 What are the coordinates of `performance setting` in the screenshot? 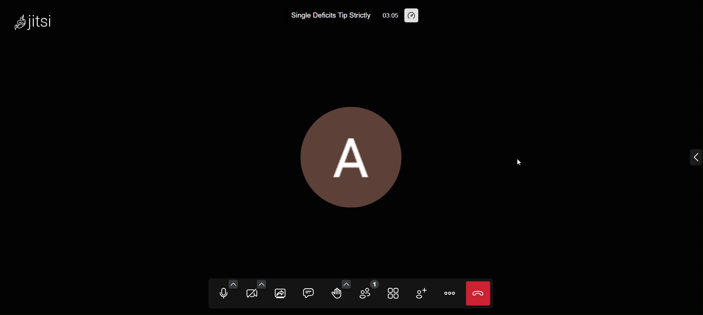 It's located at (414, 16).